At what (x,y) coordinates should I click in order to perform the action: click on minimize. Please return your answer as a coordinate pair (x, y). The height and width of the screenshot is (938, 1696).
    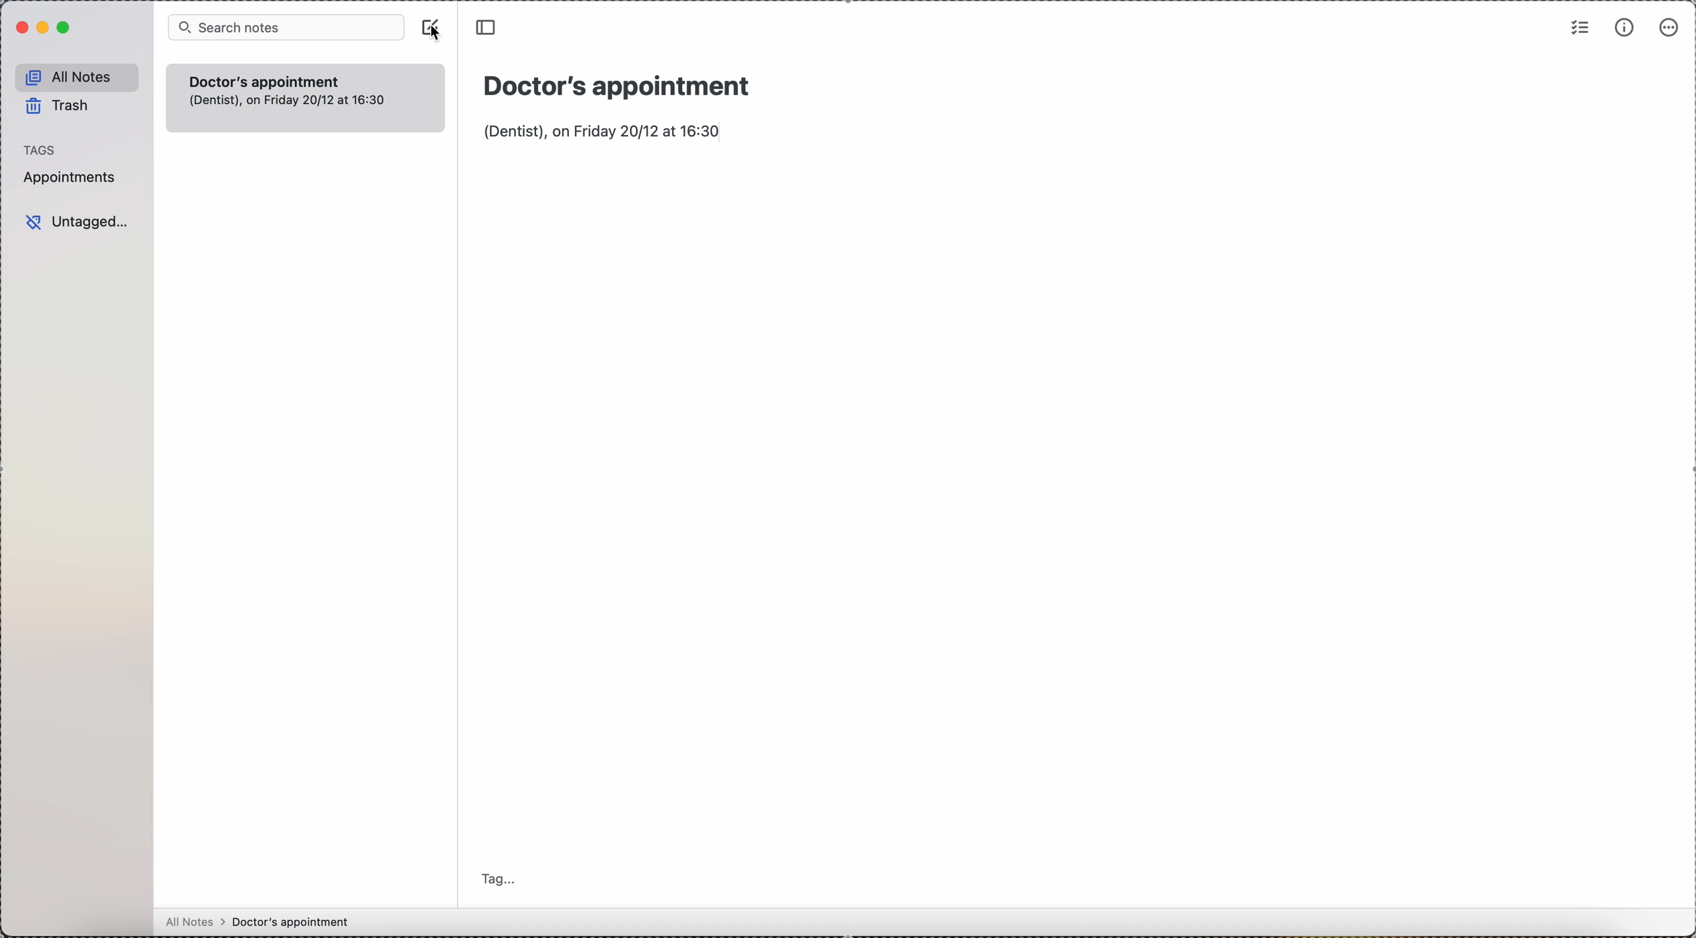
    Looking at the image, I should click on (43, 29).